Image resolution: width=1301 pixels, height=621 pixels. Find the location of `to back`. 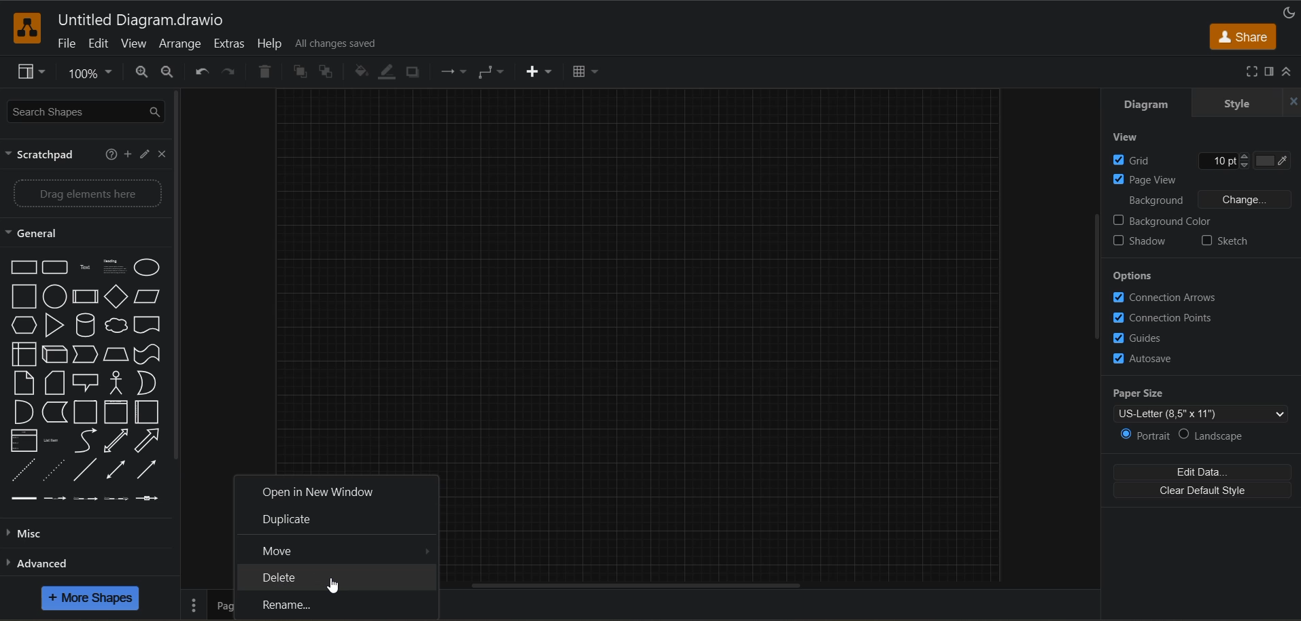

to back is located at coordinates (324, 72).